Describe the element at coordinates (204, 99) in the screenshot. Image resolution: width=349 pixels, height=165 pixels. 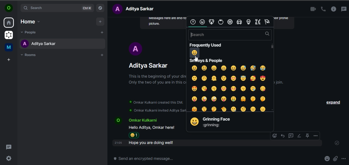
I see `winking face with tongue` at that location.